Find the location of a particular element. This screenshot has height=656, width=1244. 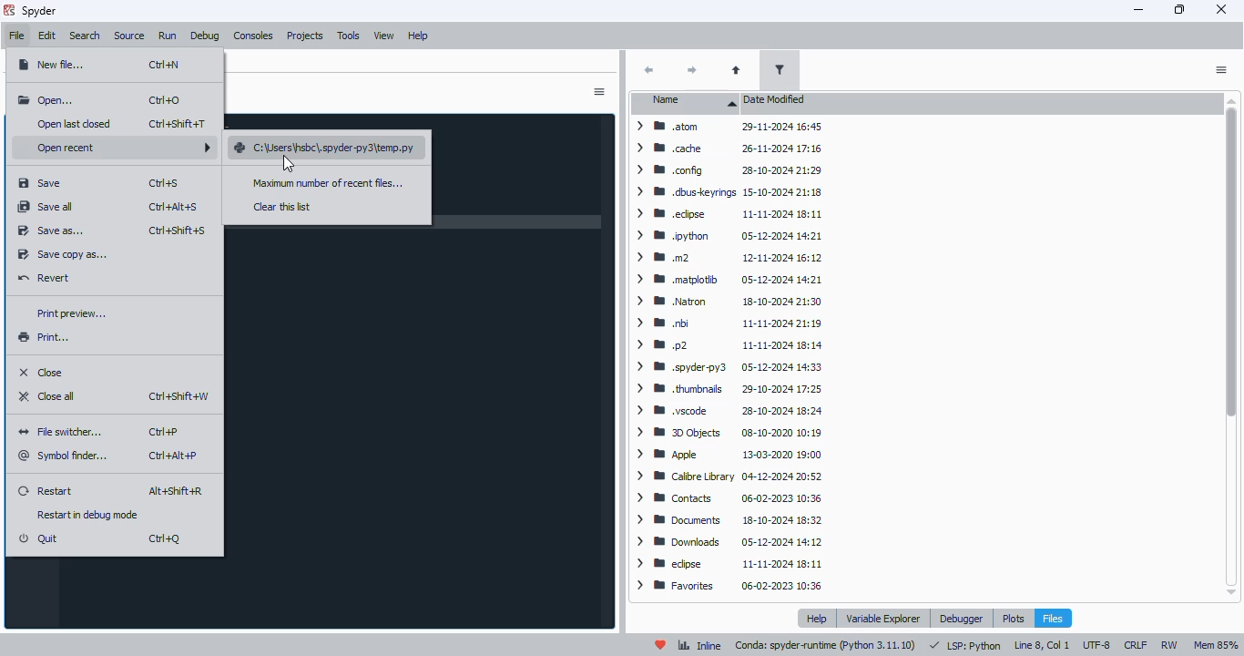

> BB Favorites 06-02-2023 10:36 is located at coordinates (729, 588).